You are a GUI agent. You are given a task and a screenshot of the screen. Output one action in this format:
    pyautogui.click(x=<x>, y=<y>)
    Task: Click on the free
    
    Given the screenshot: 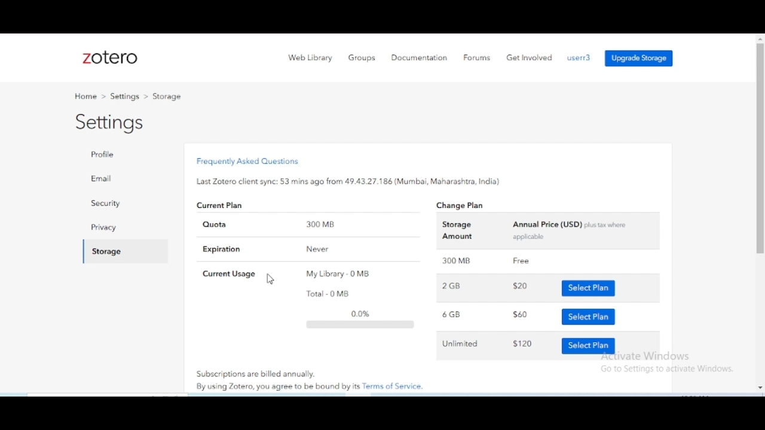 What is the action you would take?
    pyautogui.click(x=522, y=261)
    